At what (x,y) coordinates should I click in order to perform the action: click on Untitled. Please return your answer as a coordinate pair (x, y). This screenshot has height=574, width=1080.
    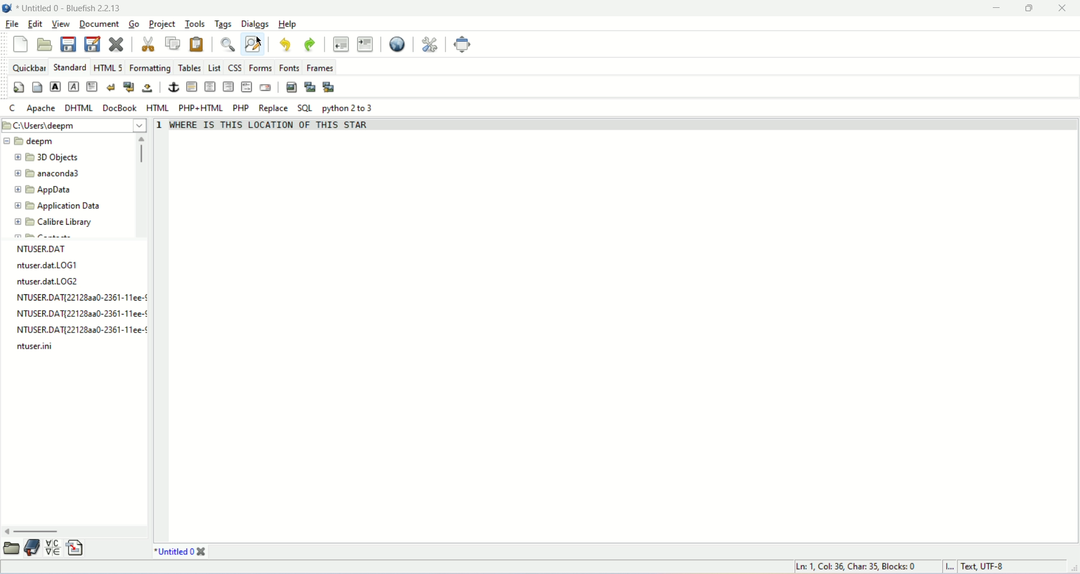
    Looking at the image, I should click on (174, 551).